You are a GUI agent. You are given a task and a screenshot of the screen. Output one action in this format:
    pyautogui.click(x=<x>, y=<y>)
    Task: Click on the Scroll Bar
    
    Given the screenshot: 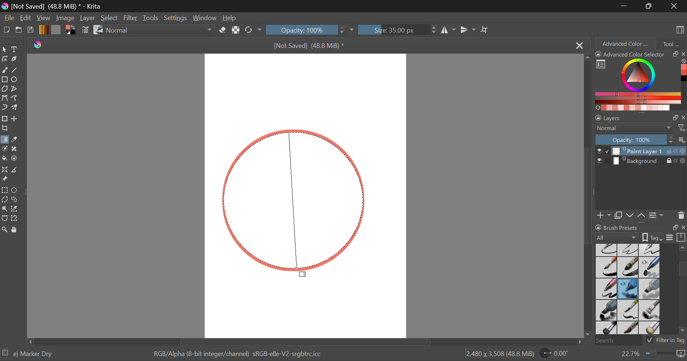 What is the action you would take?
    pyautogui.click(x=303, y=342)
    